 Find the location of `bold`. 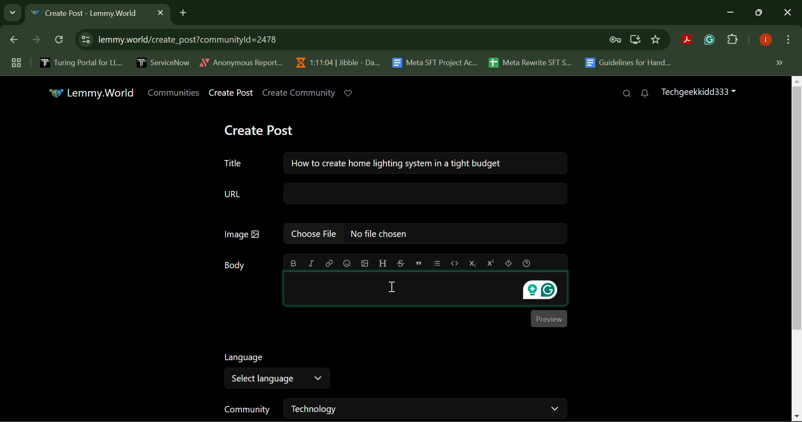

bold is located at coordinates (293, 263).